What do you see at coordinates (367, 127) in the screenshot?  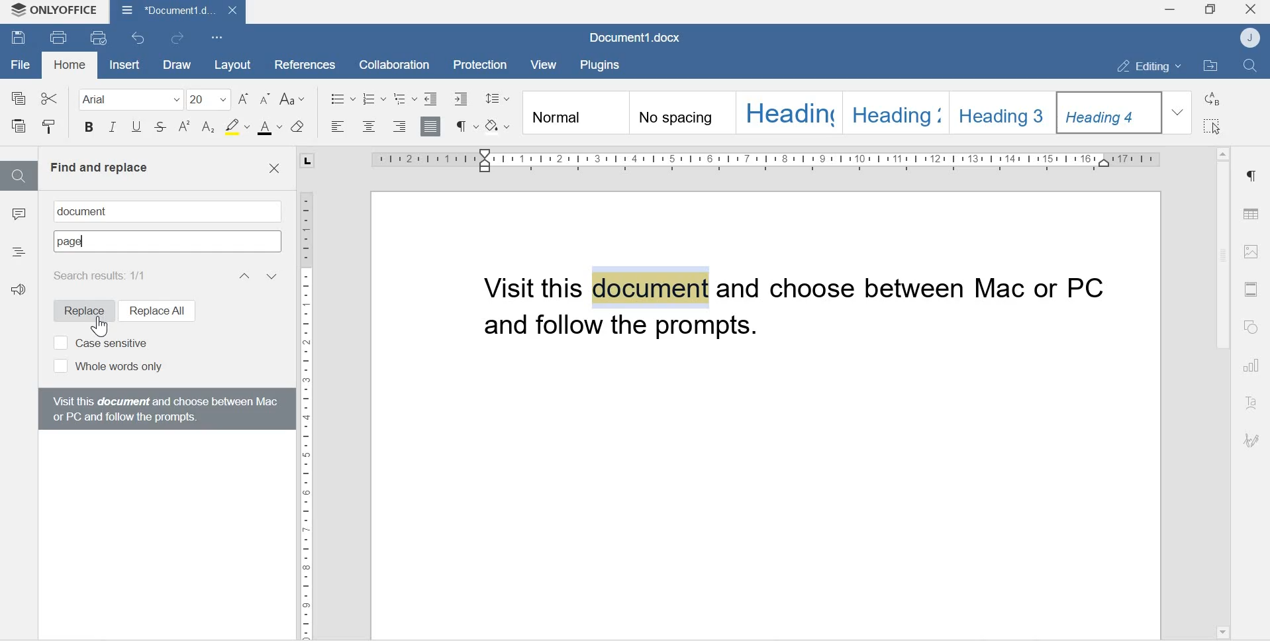 I see `Align center` at bounding box center [367, 127].